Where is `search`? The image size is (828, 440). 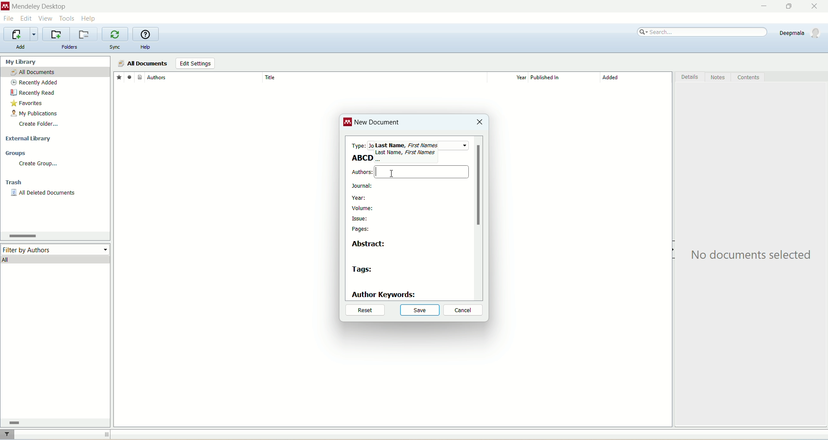
search is located at coordinates (703, 32).